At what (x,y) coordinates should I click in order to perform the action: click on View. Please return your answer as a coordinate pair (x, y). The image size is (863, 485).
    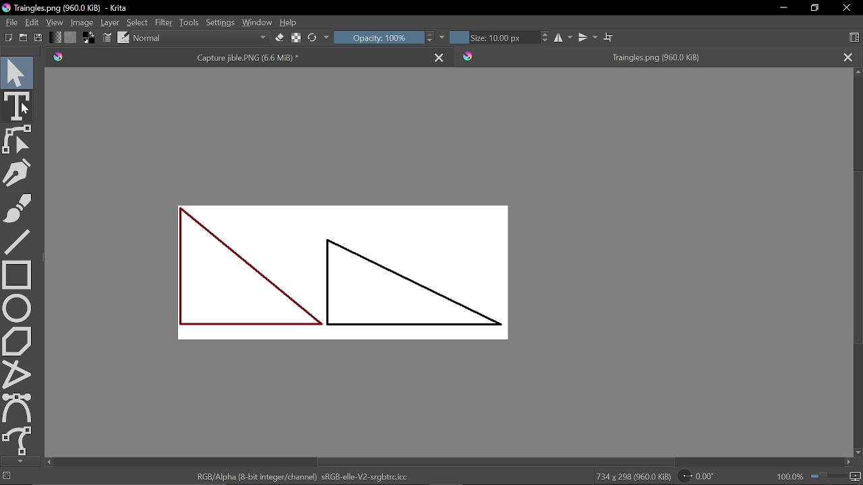
    Looking at the image, I should click on (54, 22).